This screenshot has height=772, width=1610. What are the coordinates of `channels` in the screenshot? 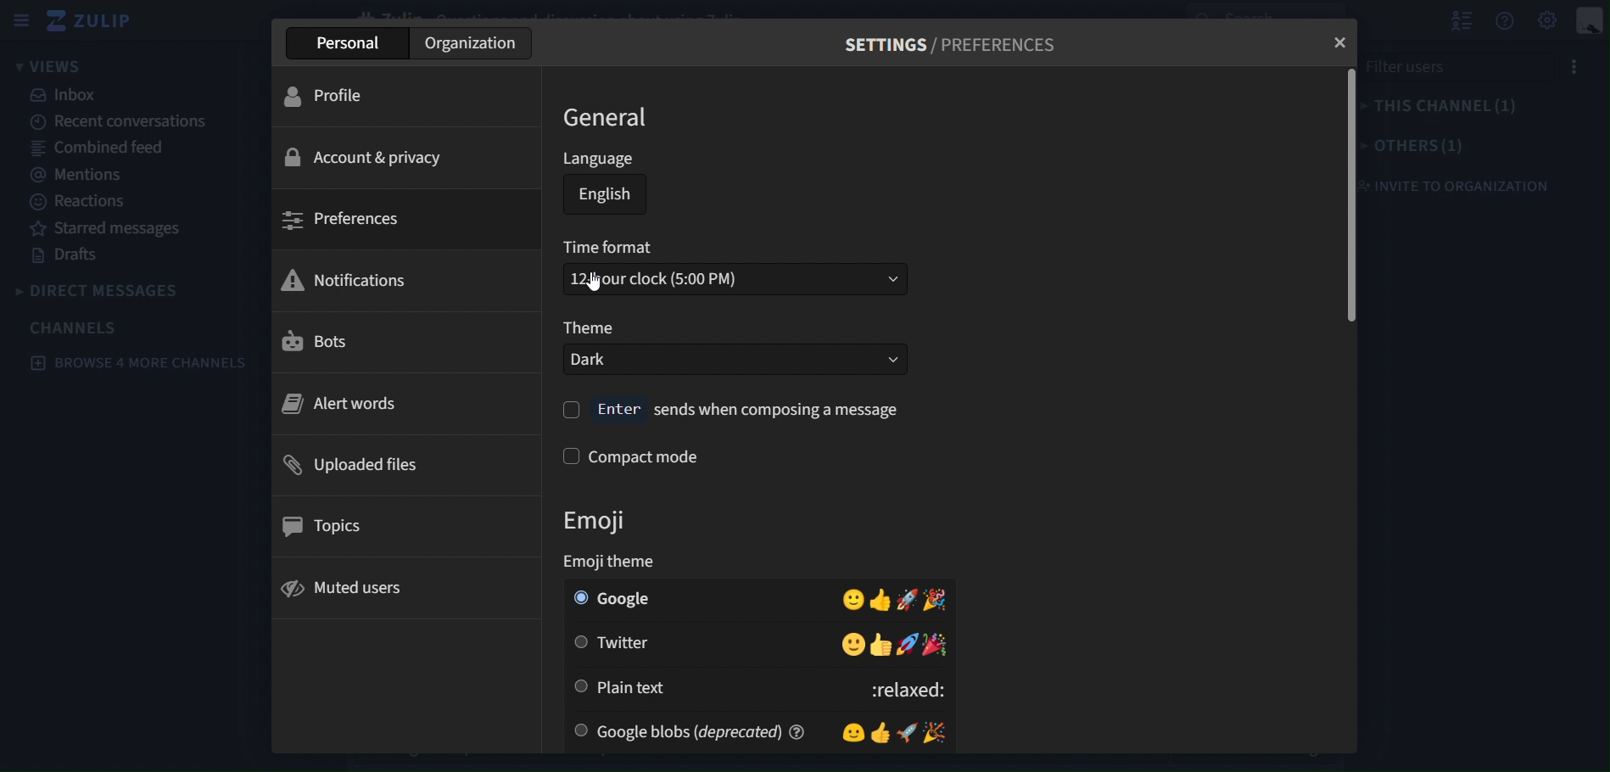 It's located at (77, 327).